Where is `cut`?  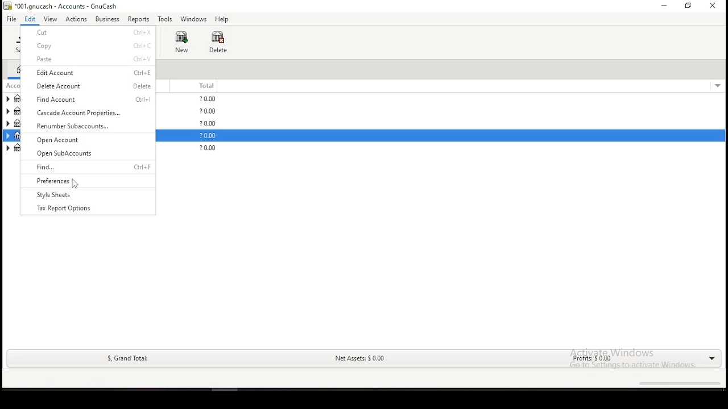 cut is located at coordinates (93, 32).